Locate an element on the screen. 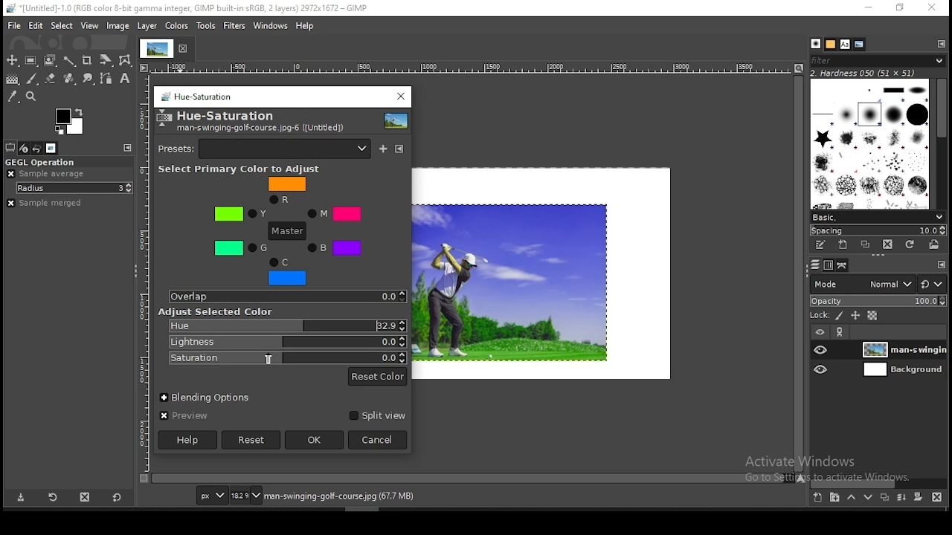  C is located at coordinates (287, 272).